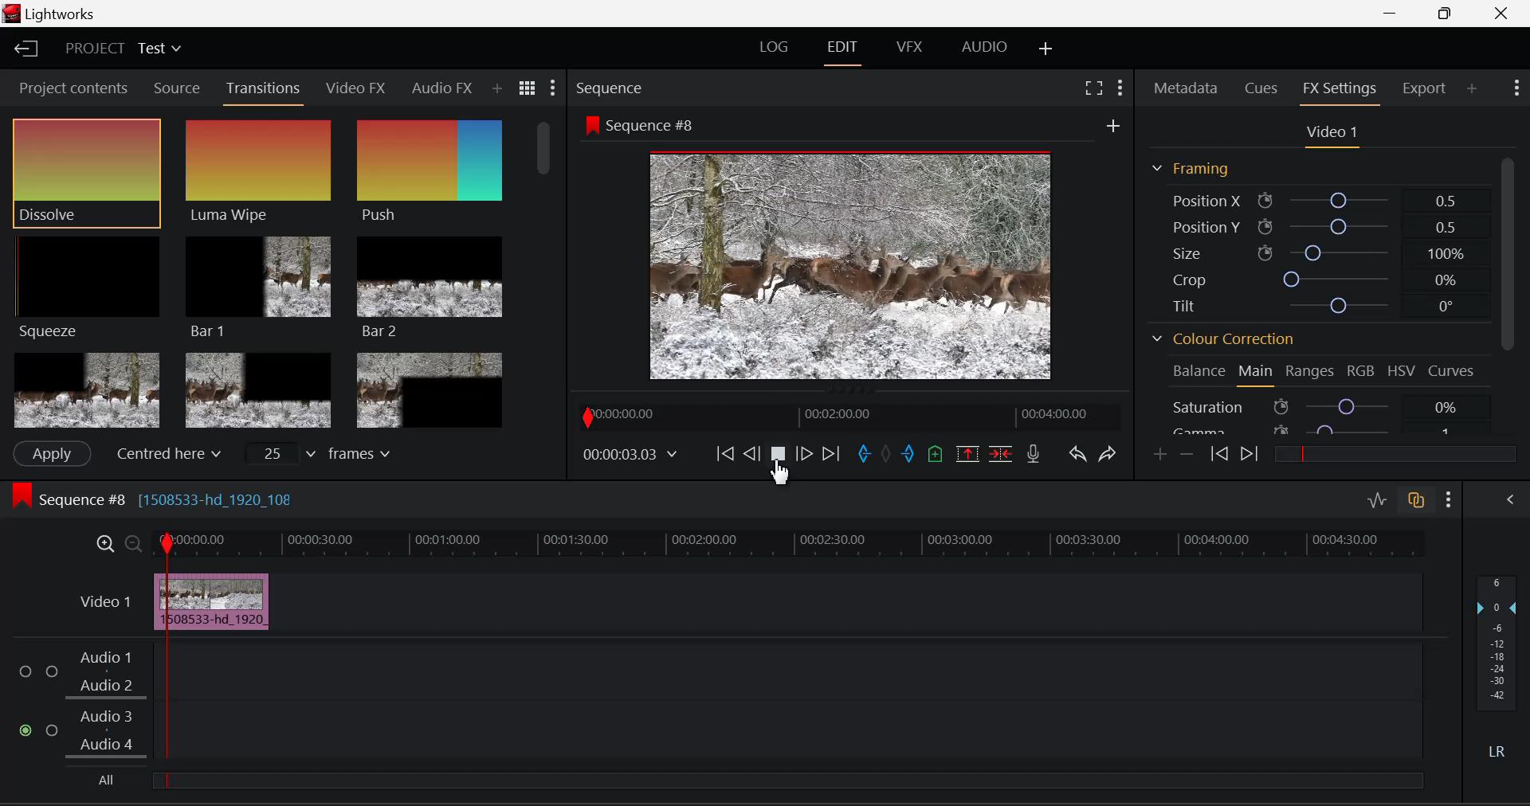 This screenshot has width=1530, height=806. Describe the element at coordinates (178, 88) in the screenshot. I see `Source` at that location.